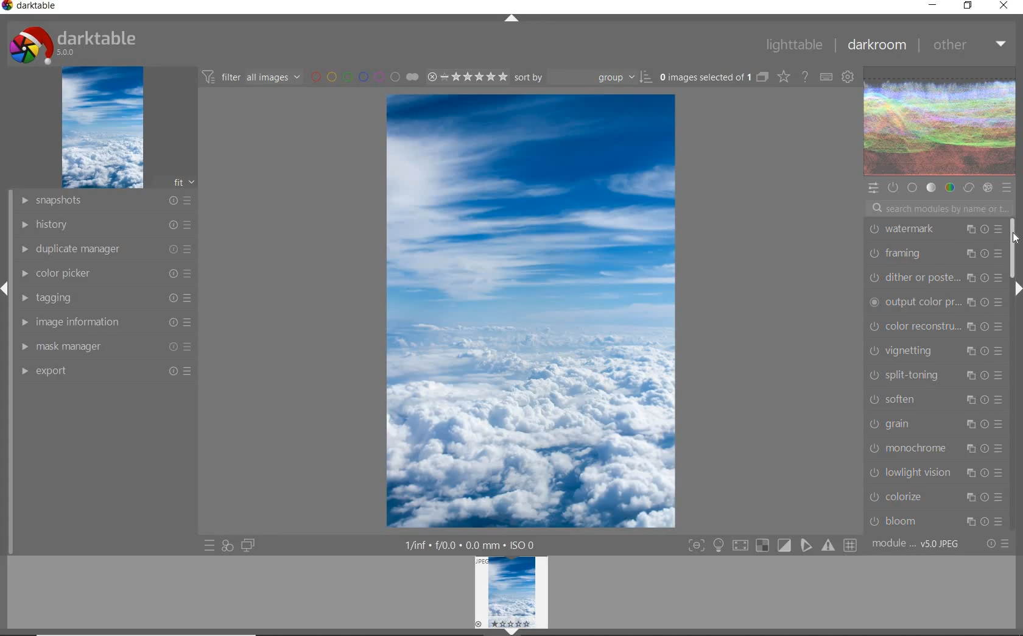 The height and width of the screenshot is (636, 1023). I want to click on QUICK ACCESS FOR APLYING ANY OF YOUR STYLES, so click(227, 546).